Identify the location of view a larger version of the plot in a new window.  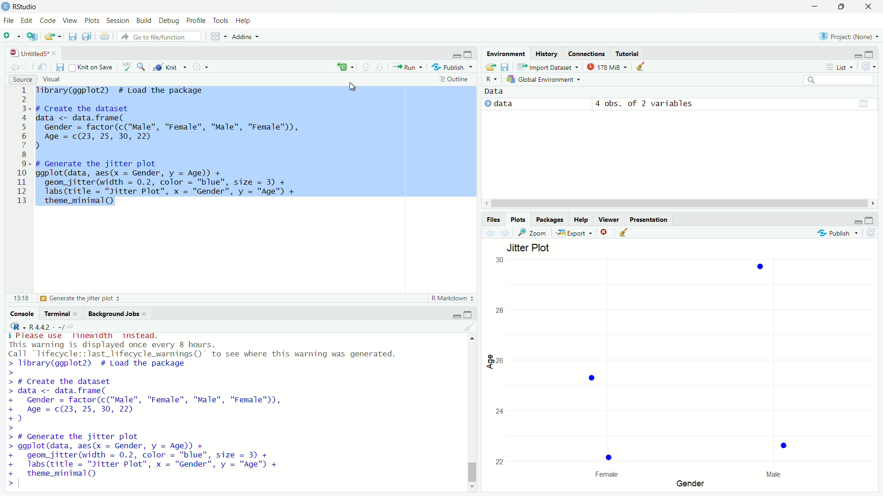
(535, 233).